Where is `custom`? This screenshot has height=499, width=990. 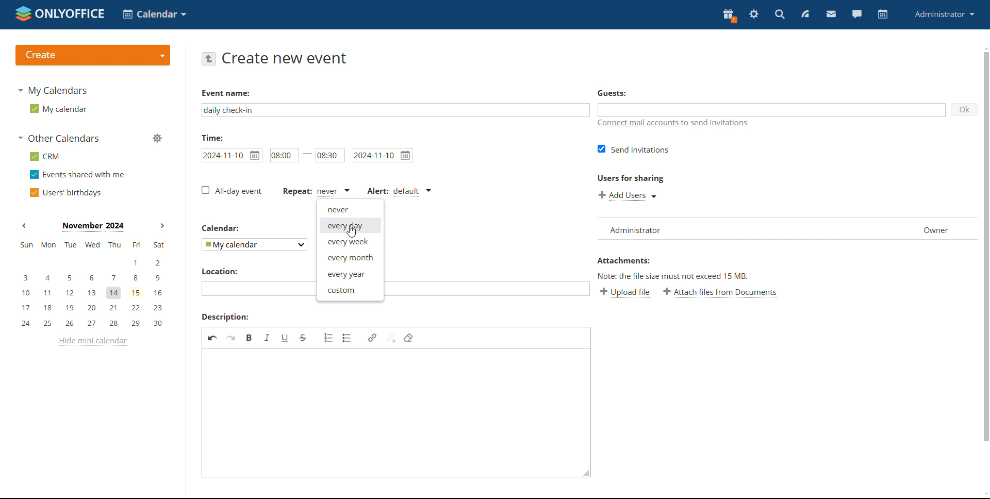 custom is located at coordinates (350, 291).